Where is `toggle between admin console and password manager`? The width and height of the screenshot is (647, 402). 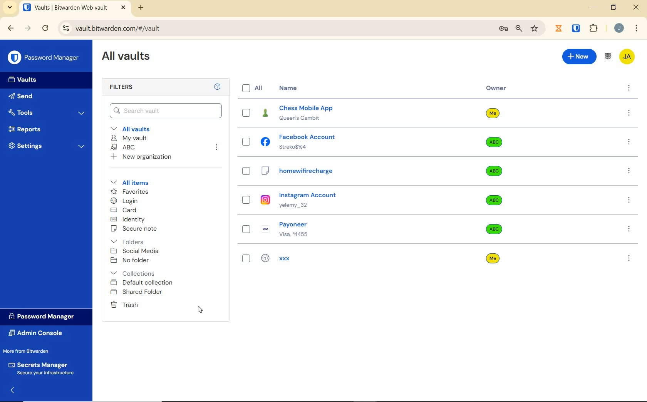
toggle between admin console and password manager is located at coordinates (608, 56).